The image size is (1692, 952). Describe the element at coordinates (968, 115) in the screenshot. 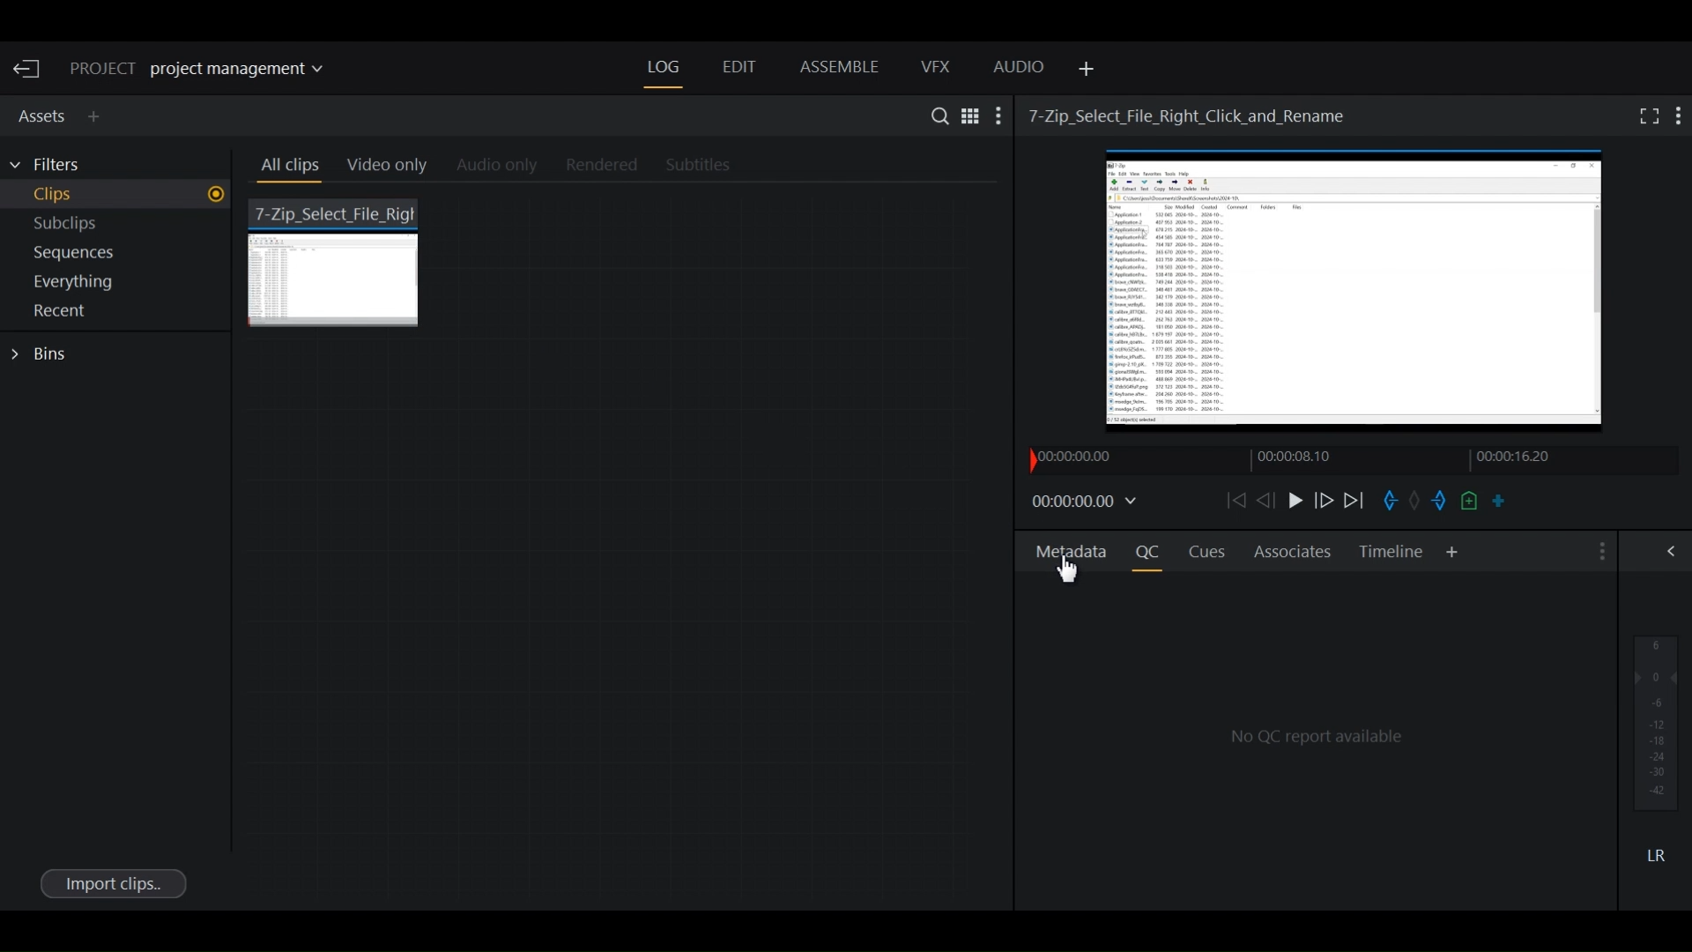

I see `Toggle between list and Tile View` at that location.